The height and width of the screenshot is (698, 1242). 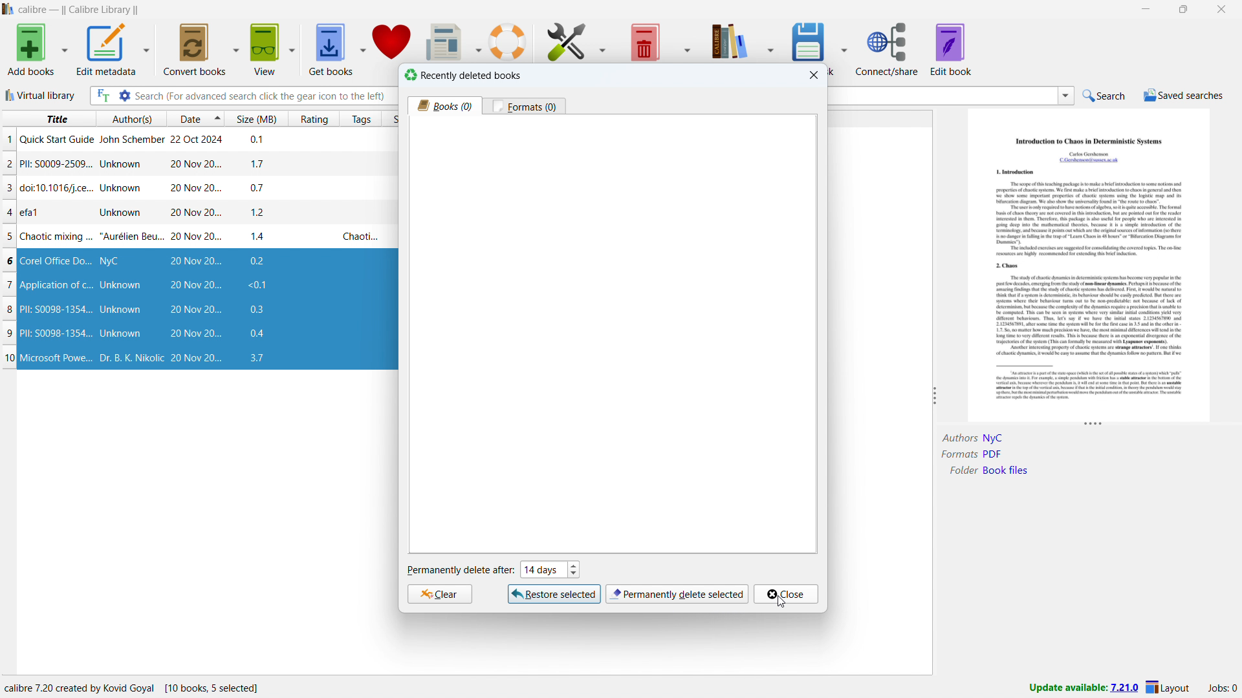 What do you see at coordinates (729, 40) in the screenshot?
I see `calibre library` at bounding box center [729, 40].